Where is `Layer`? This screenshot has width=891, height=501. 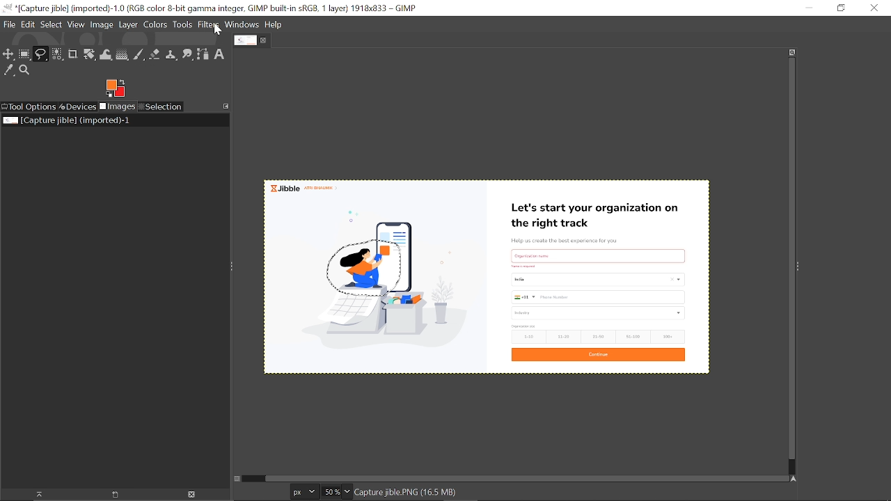 Layer is located at coordinates (128, 26).